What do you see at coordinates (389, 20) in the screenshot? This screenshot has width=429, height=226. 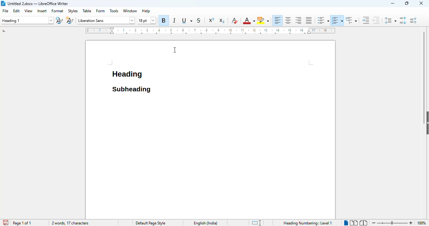 I see `set line spacing` at bounding box center [389, 20].